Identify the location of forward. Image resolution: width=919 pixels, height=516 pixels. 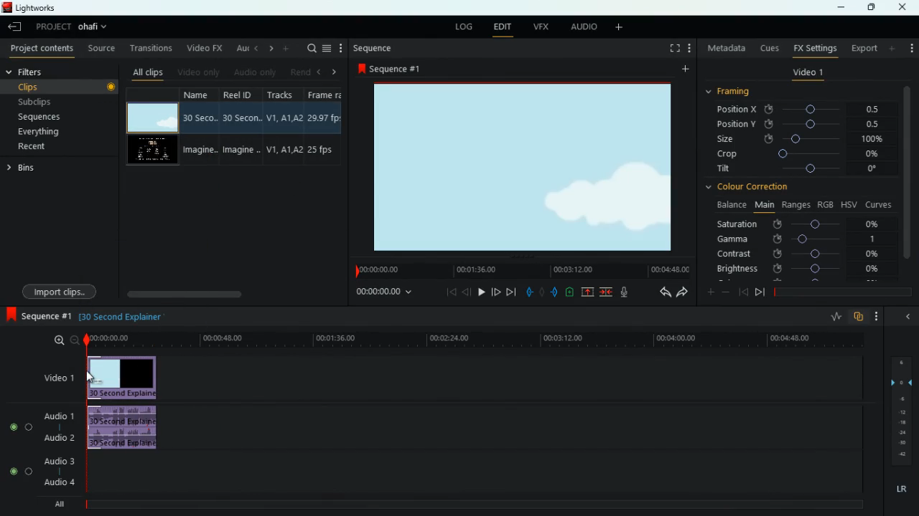
(682, 292).